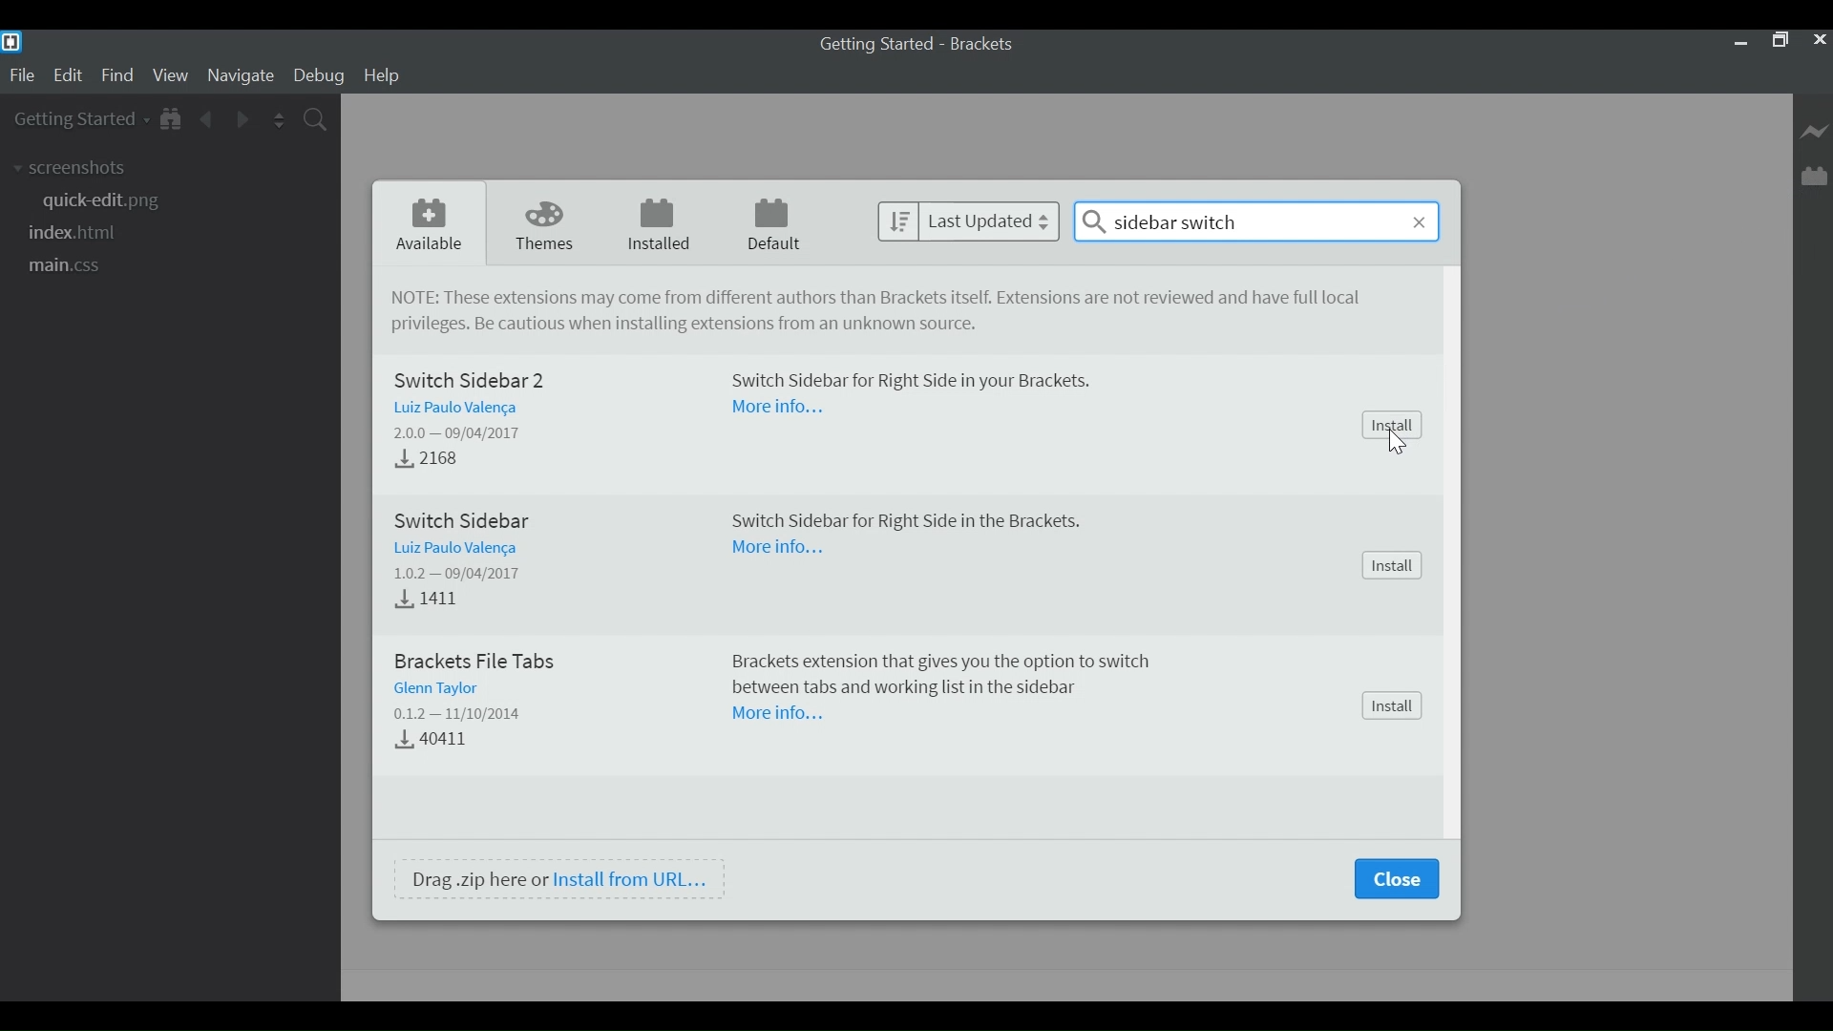  I want to click on Brackets File Tabs, so click(473, 663).